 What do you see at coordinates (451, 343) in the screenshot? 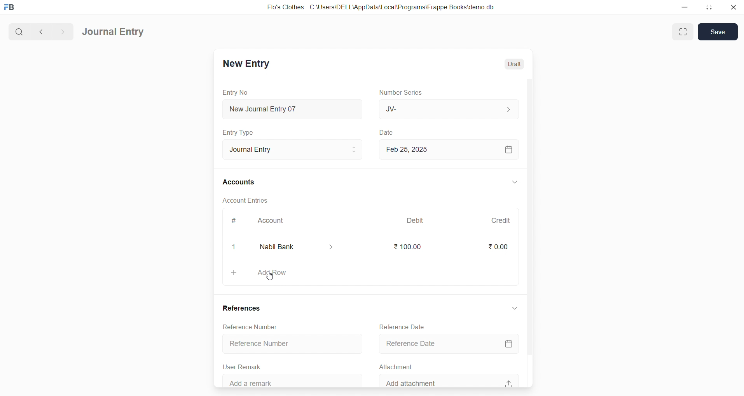
I see `Reference Date` at bounding box center [451, 343].